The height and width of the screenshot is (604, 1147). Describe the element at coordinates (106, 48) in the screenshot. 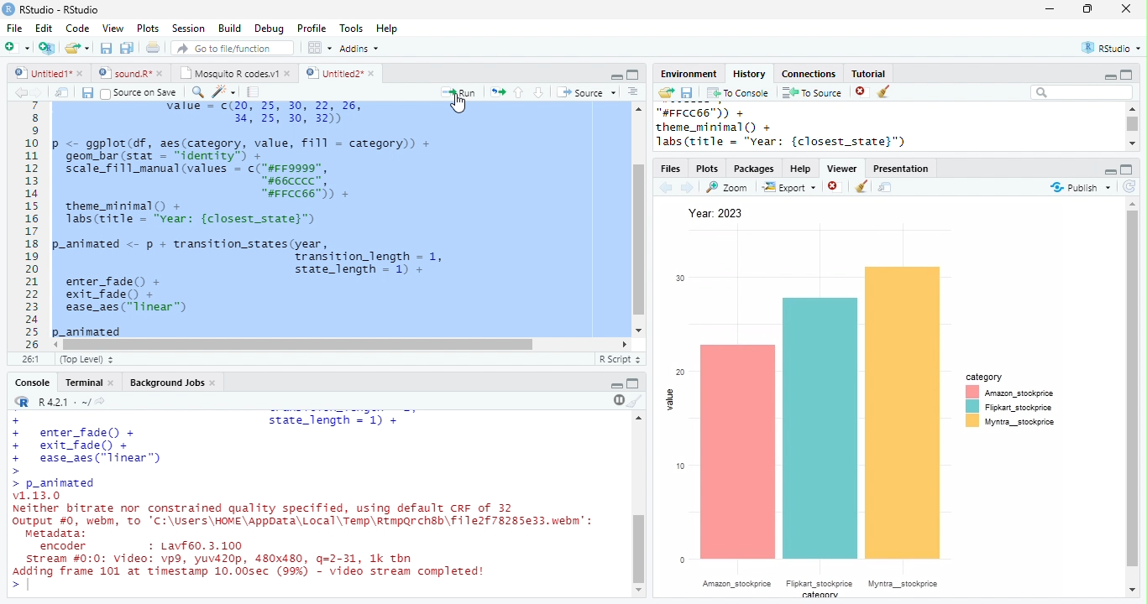

I see `save` at that location.